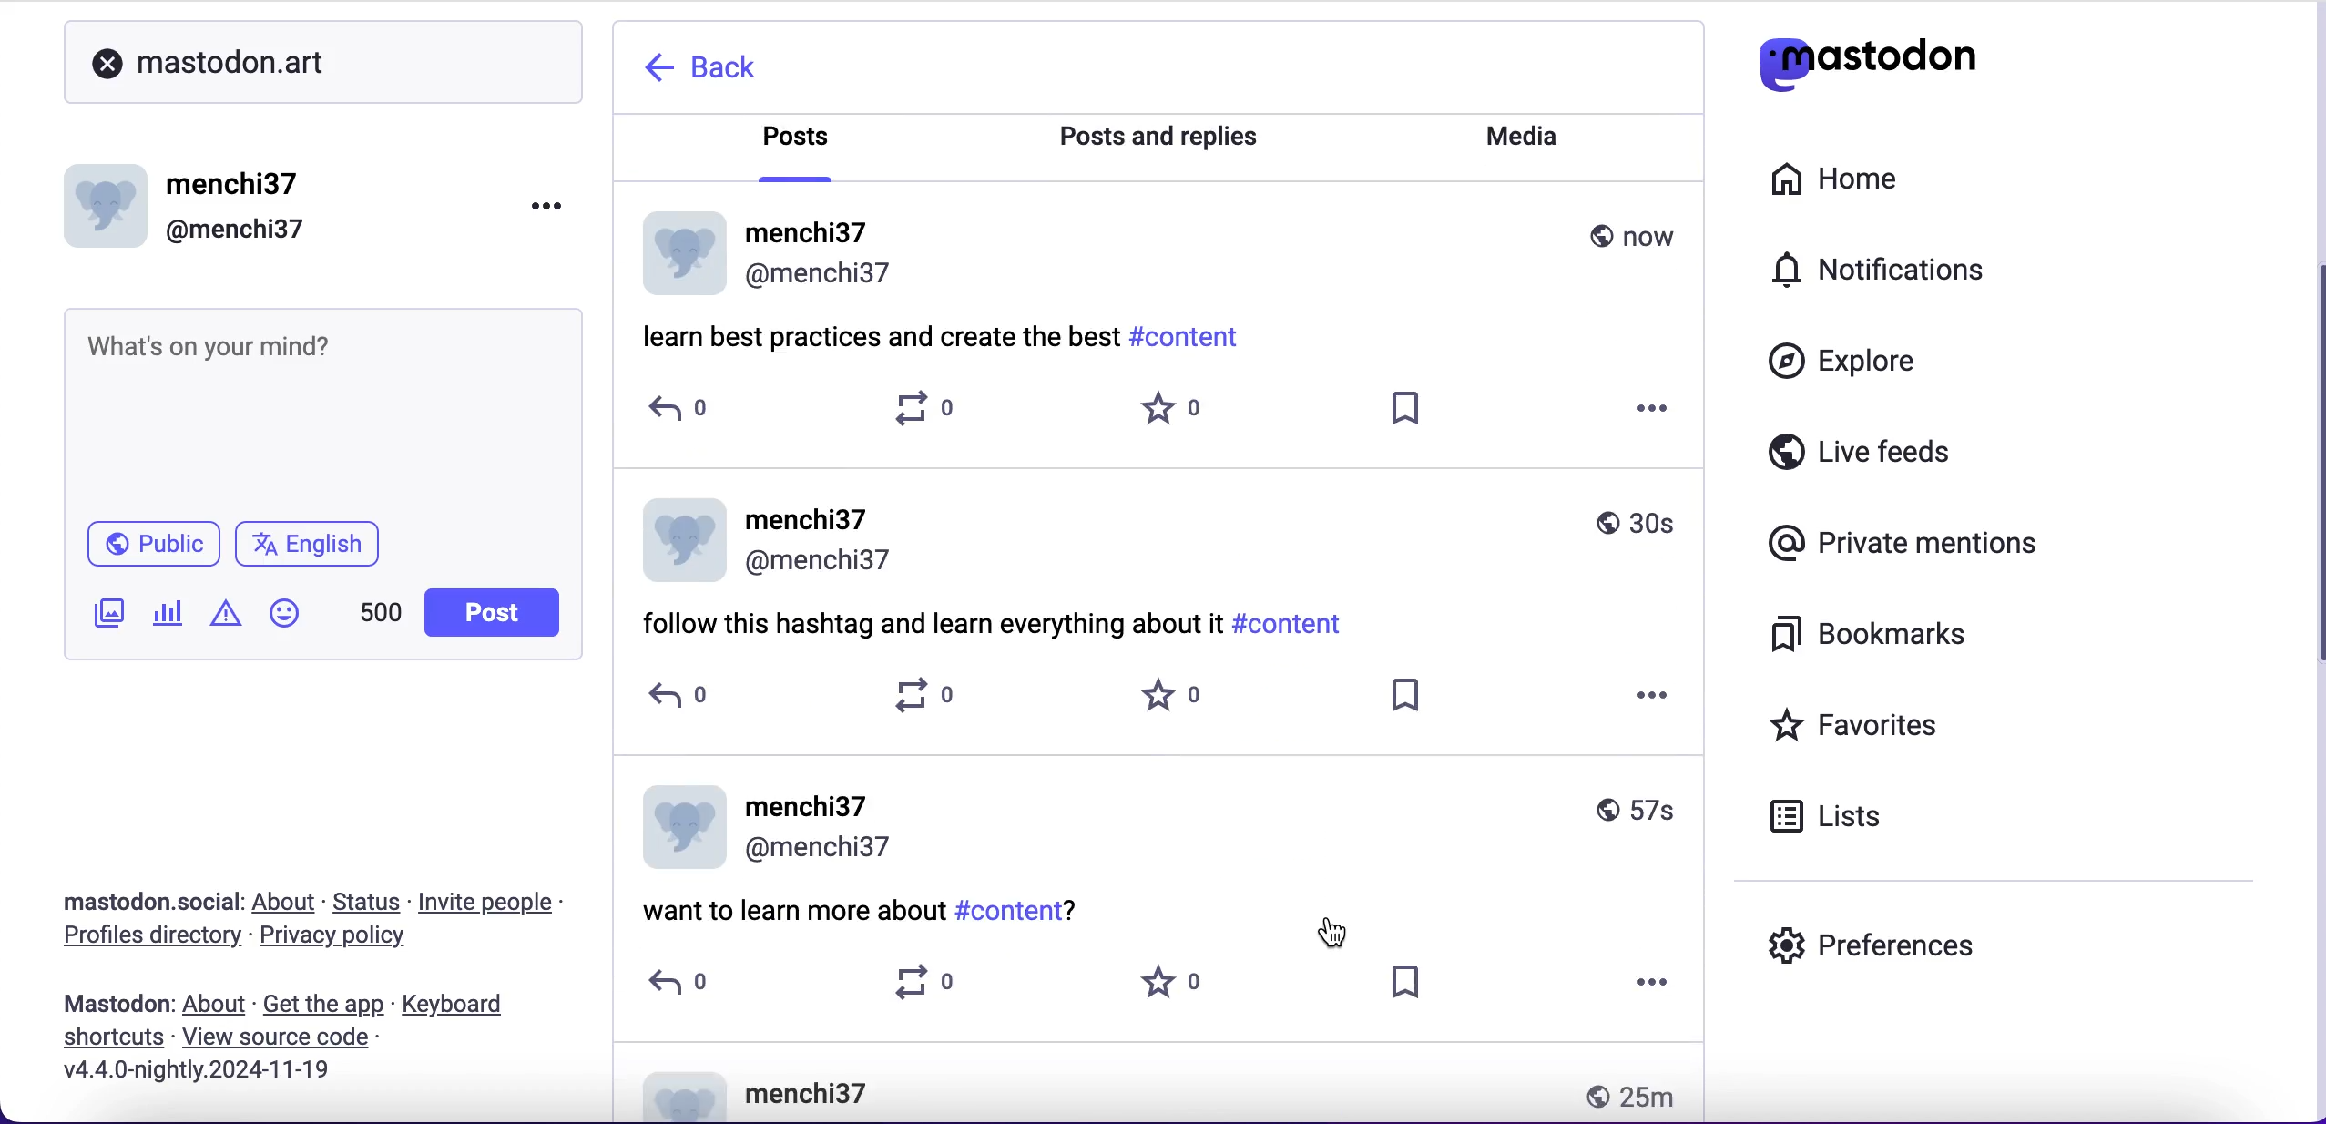 This screenshot has height=1124, width=2326. What do you see at coordinates (726, 70) in the screenshot?
I see `back` at bounding box center [726, 70].